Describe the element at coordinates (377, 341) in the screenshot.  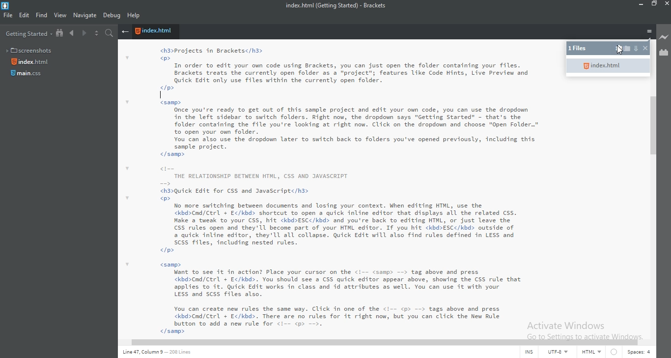
I see `scroll bar` at that location.